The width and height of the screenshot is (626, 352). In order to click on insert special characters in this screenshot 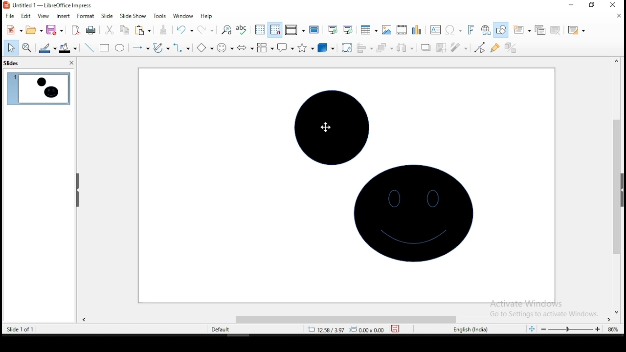, I will do `click(454, 30)`.